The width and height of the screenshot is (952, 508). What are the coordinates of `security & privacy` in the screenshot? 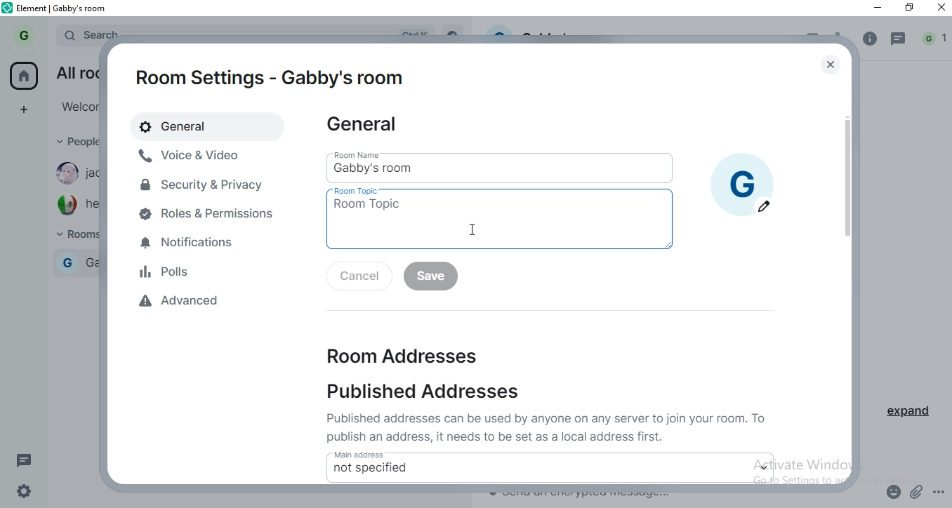 It's located at (203, 184).